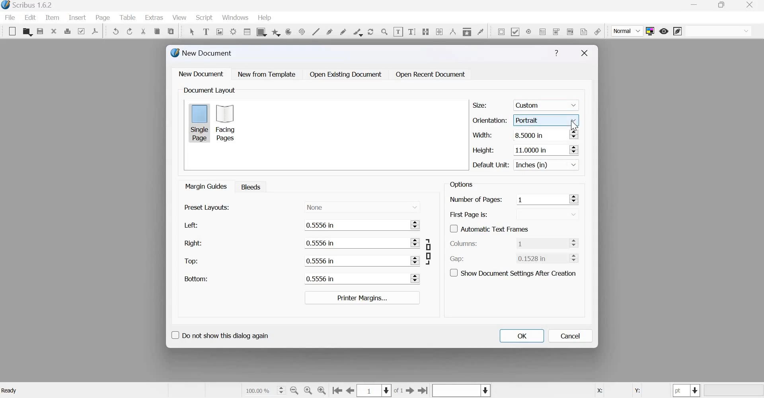 This screenshot has height=398, width=764. What do you see at coordinates (480, 105) in the screenshot?
I see `Size: ` at bounding box center [480, 105].